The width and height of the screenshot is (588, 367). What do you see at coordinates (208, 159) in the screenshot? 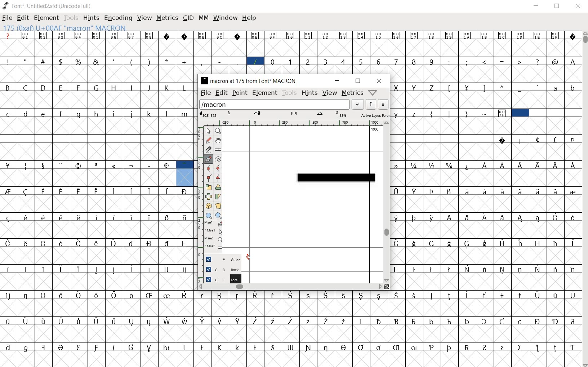
I see `pen` at bounding box center [208, 159].